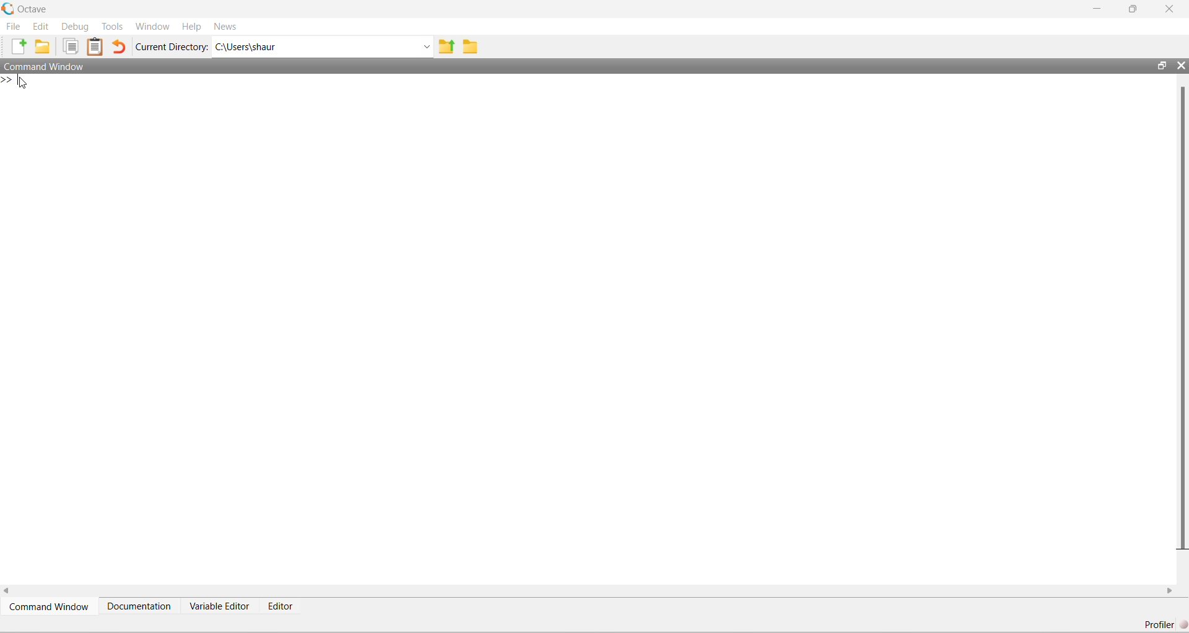 The width and height of the screenshot is (1189, 633). Describe the element at coordinates (111, 27) in the screenshot. I see `Tools` at that location.